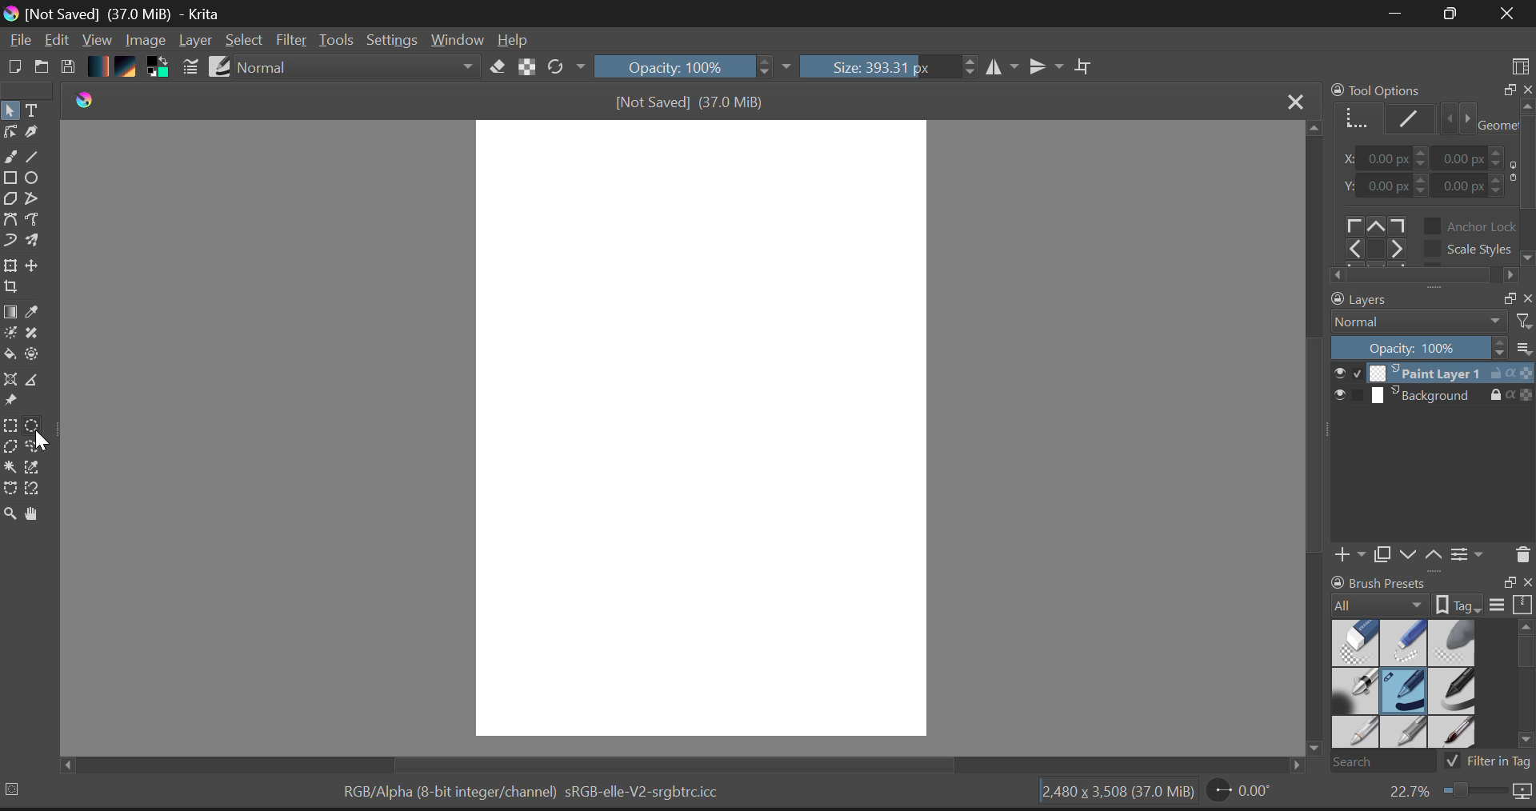 This screenshot has height=811, width=1536. Describe the element at coordinates (158, 68) in the screenshot. I see `Colors in use` at that location.